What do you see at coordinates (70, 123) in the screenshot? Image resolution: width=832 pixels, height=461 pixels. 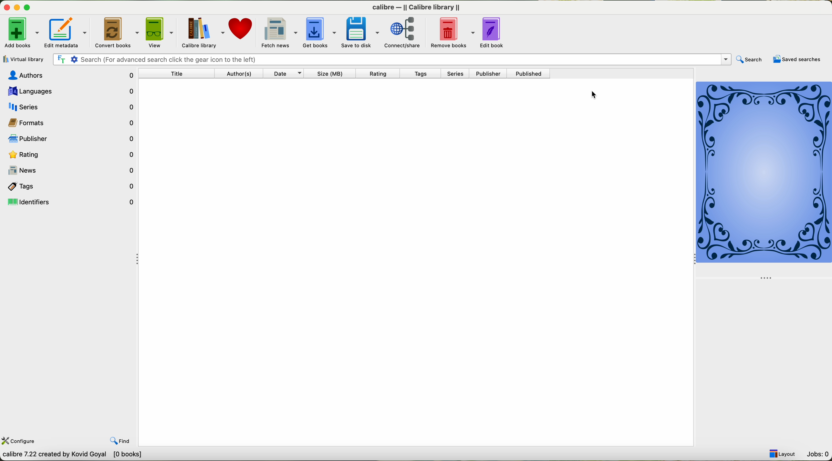 I see `formats` at bounding box center [70, 123].